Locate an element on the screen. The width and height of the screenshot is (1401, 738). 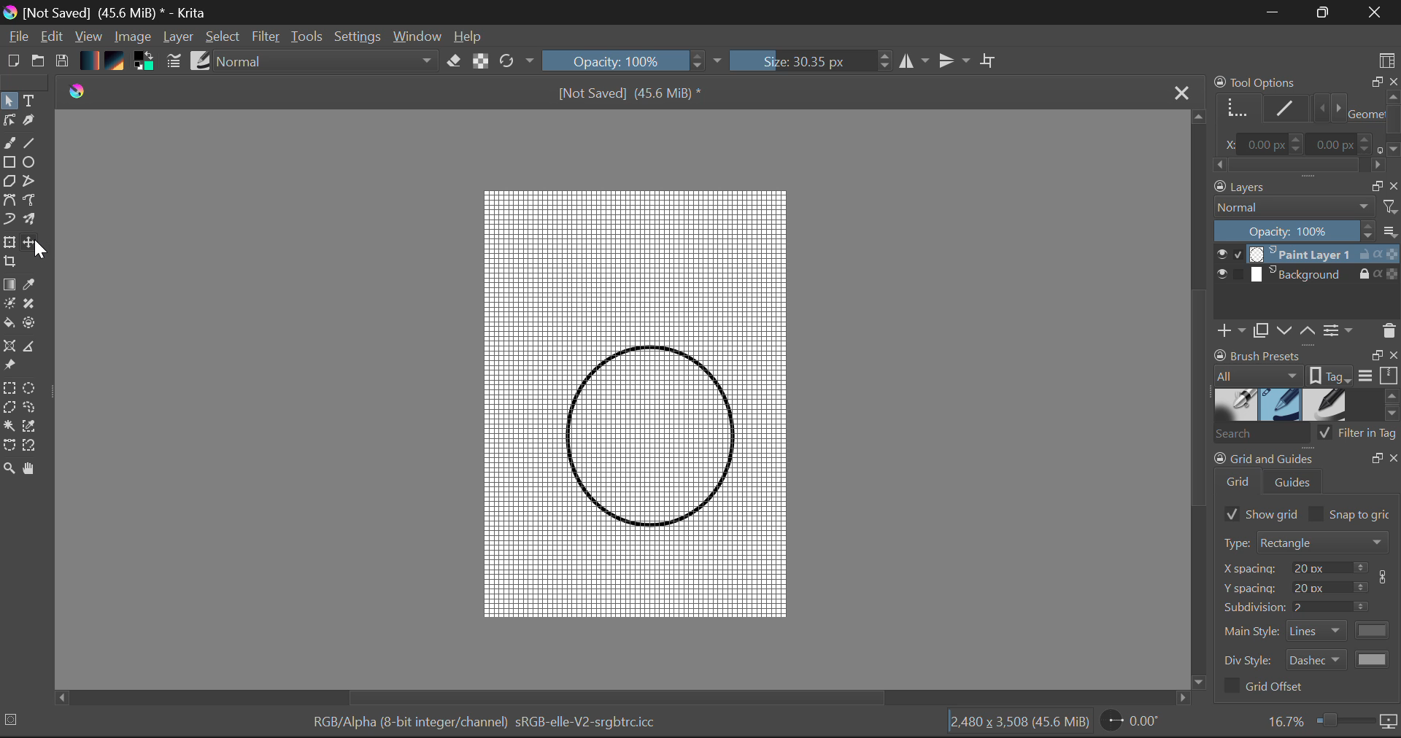
Similar Color Selector is located at coordinates (32, 427).